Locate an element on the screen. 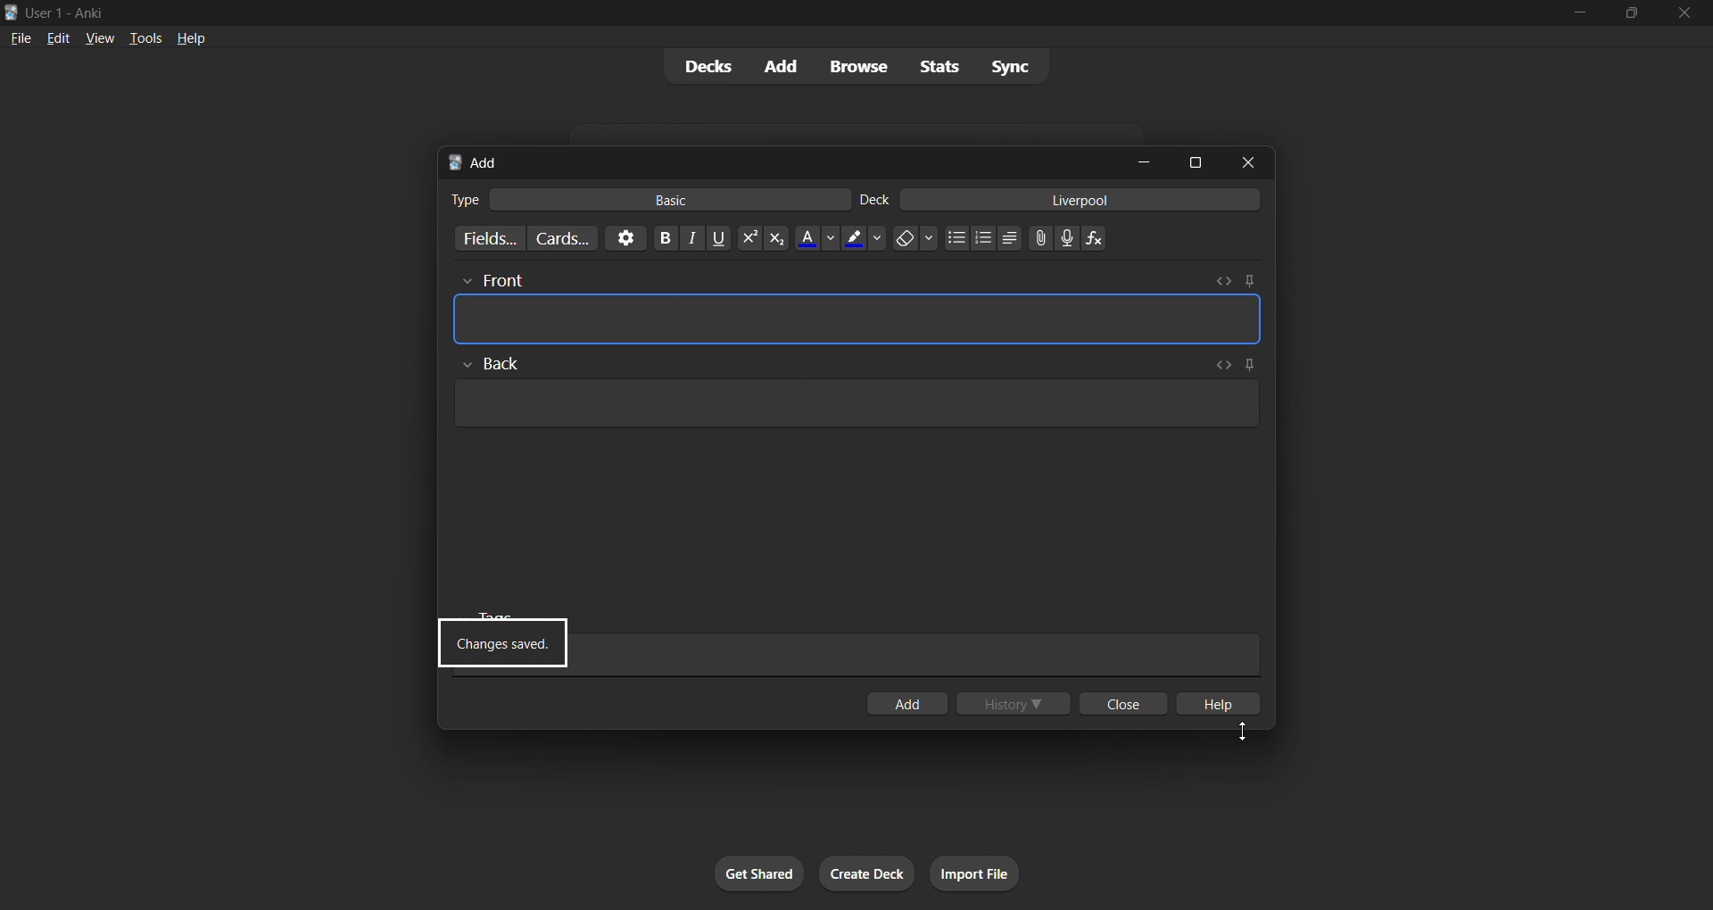  fields is located at coordinates (489, 239).